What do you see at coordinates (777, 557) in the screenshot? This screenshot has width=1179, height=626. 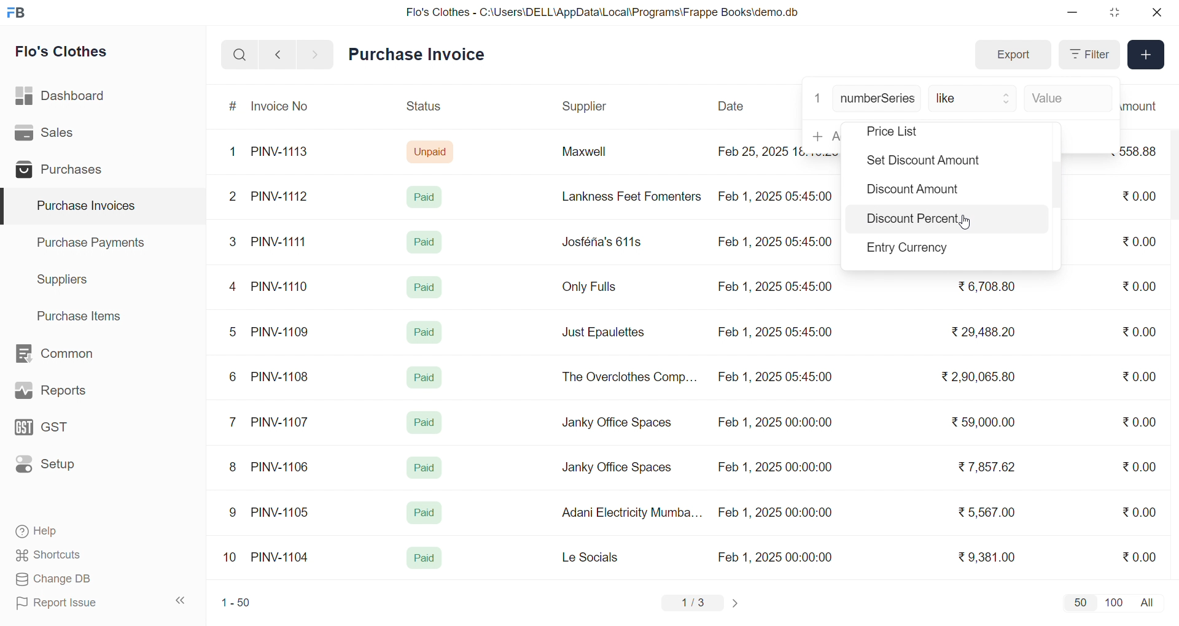 I see `Feb 1, 2025 00:00:00` at bounding box center [777, 557].